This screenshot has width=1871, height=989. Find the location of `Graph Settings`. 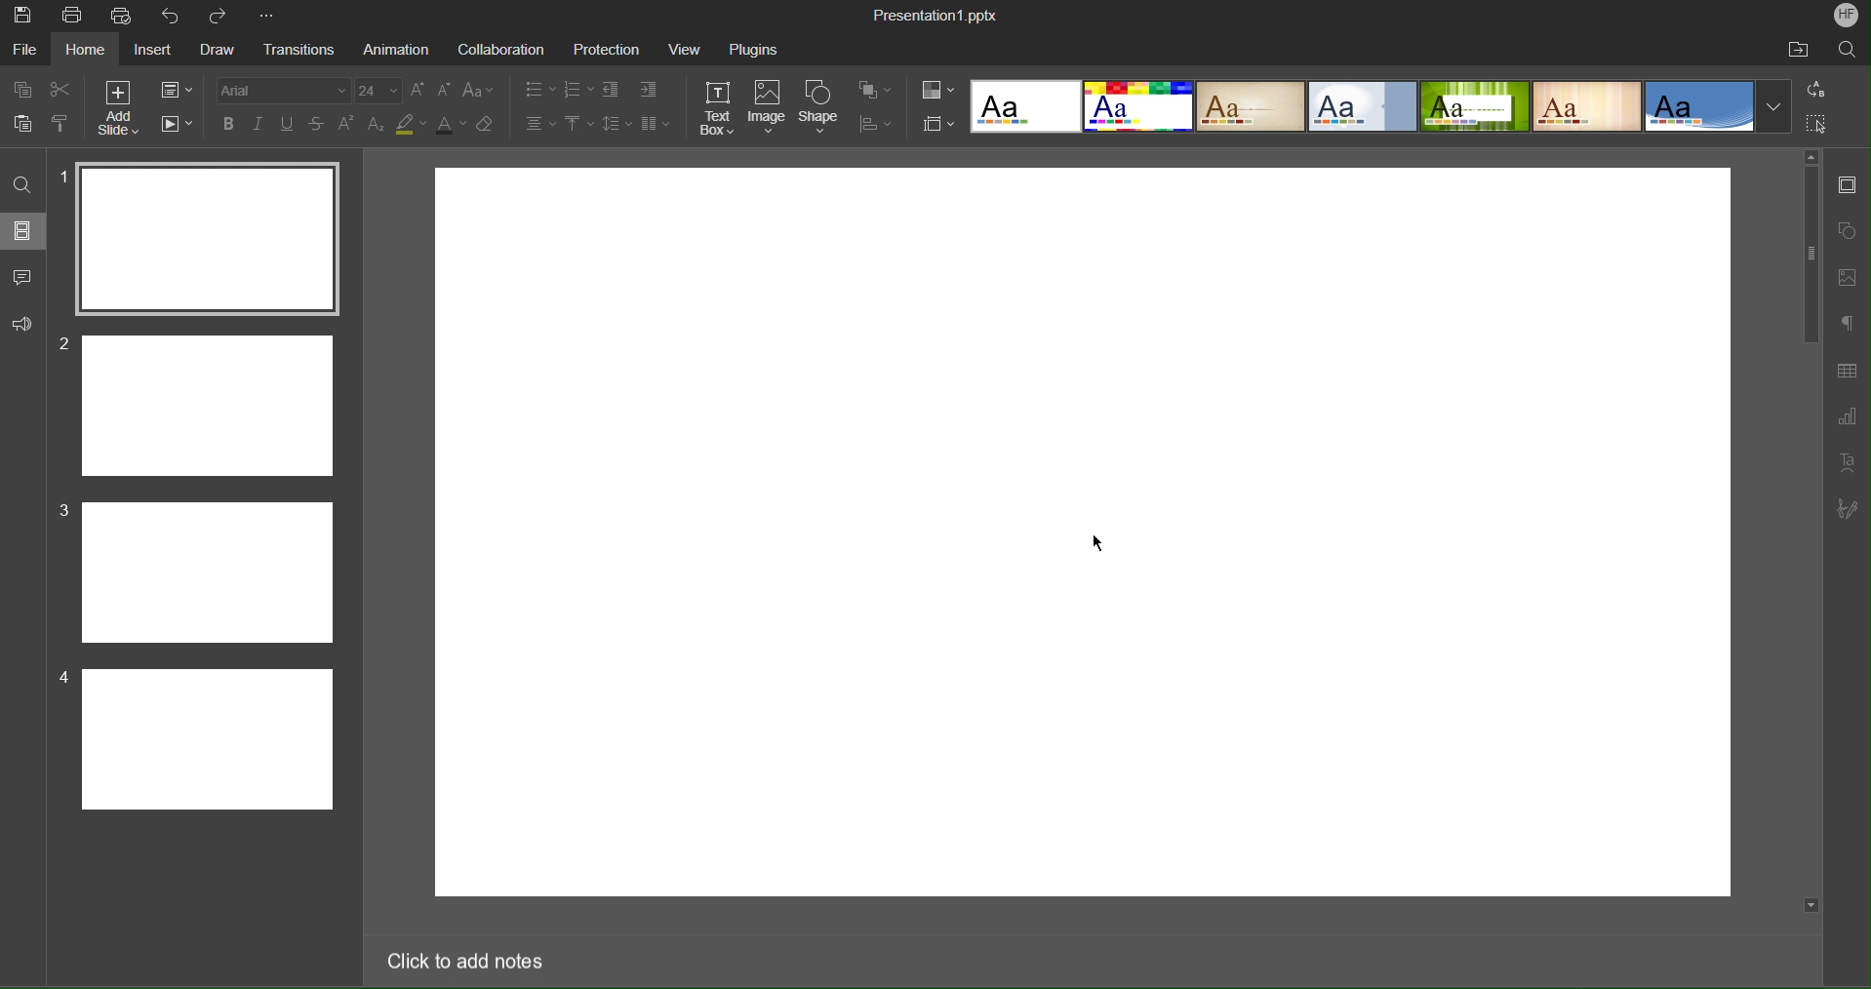

Graph Settings is located at coordinates (1846, 415).